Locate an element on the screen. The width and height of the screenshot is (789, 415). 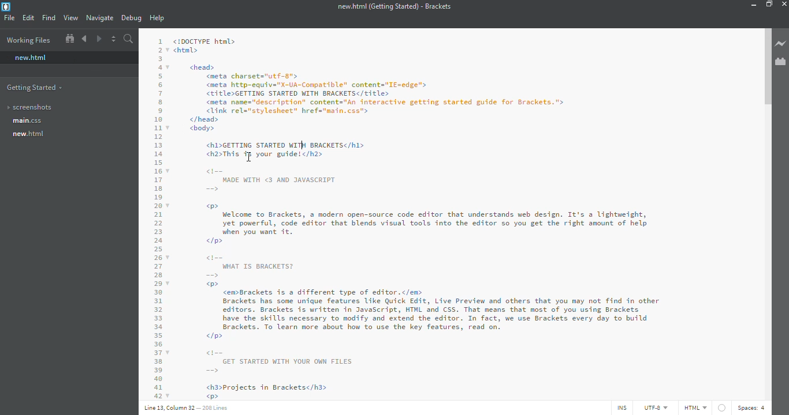
split editor is located at coordinates (113, 39).